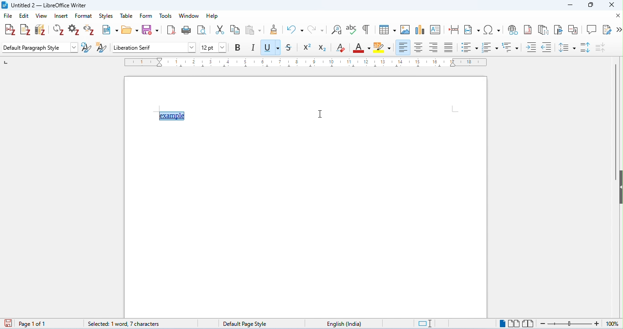  What do you see at coordinates (202, 30) in the screenshot?
I see `toggle print preview` at bounding box center [202, 30].